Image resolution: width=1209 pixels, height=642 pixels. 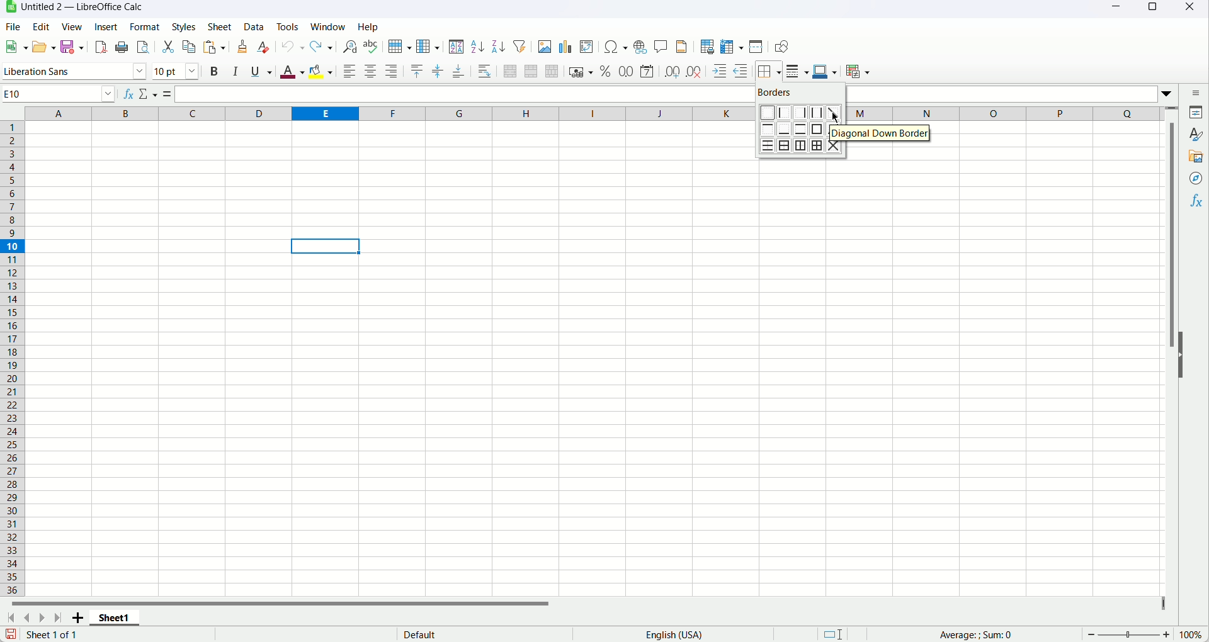 What do you see at coordinates (168, 47) in the screenshot?
I see `Cut` at bounding box center [168, 47].